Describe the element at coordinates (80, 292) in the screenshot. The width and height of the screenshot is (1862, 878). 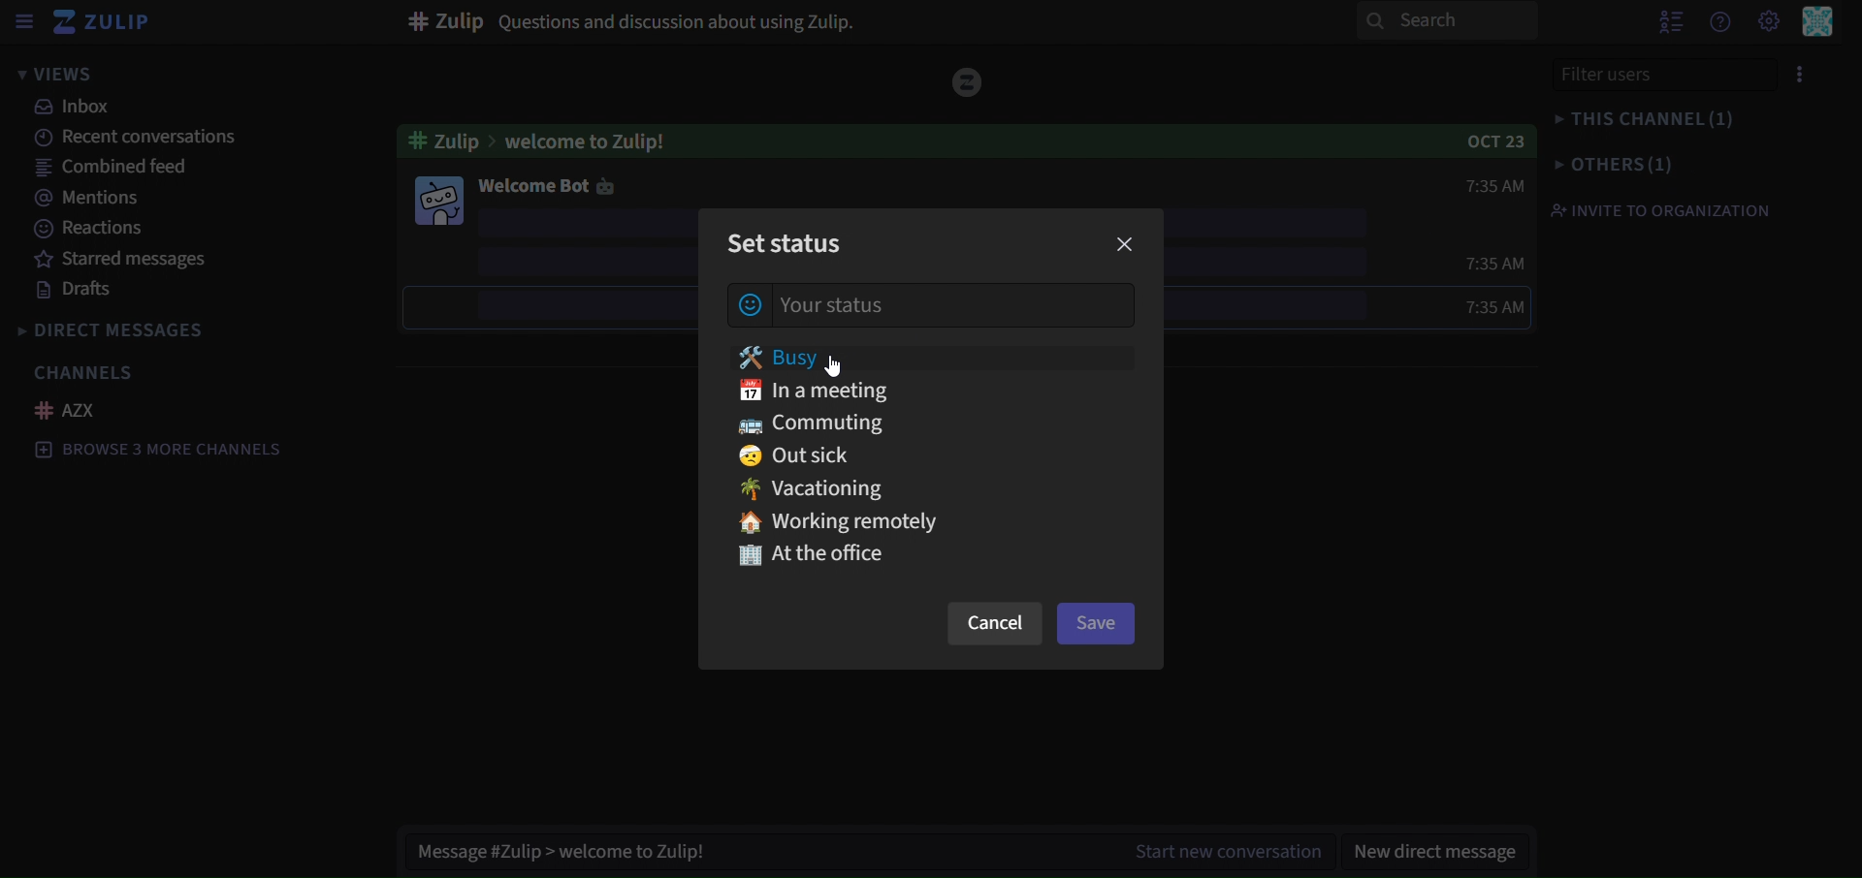
I see `drafts` at that location.